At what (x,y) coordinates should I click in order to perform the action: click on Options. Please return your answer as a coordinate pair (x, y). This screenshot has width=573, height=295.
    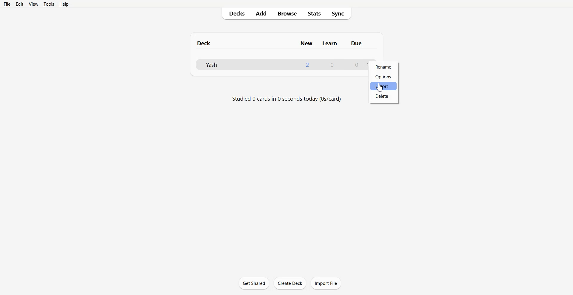
    Looking at the image, I should click on (384, 76).